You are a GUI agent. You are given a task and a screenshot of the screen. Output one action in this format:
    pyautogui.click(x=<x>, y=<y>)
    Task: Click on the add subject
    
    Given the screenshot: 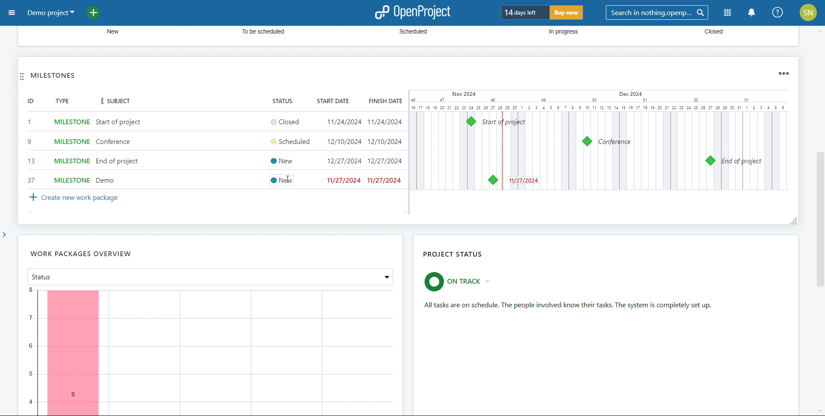 What is the action you would take?
    pyautogui.click(x=119, y=152)
    